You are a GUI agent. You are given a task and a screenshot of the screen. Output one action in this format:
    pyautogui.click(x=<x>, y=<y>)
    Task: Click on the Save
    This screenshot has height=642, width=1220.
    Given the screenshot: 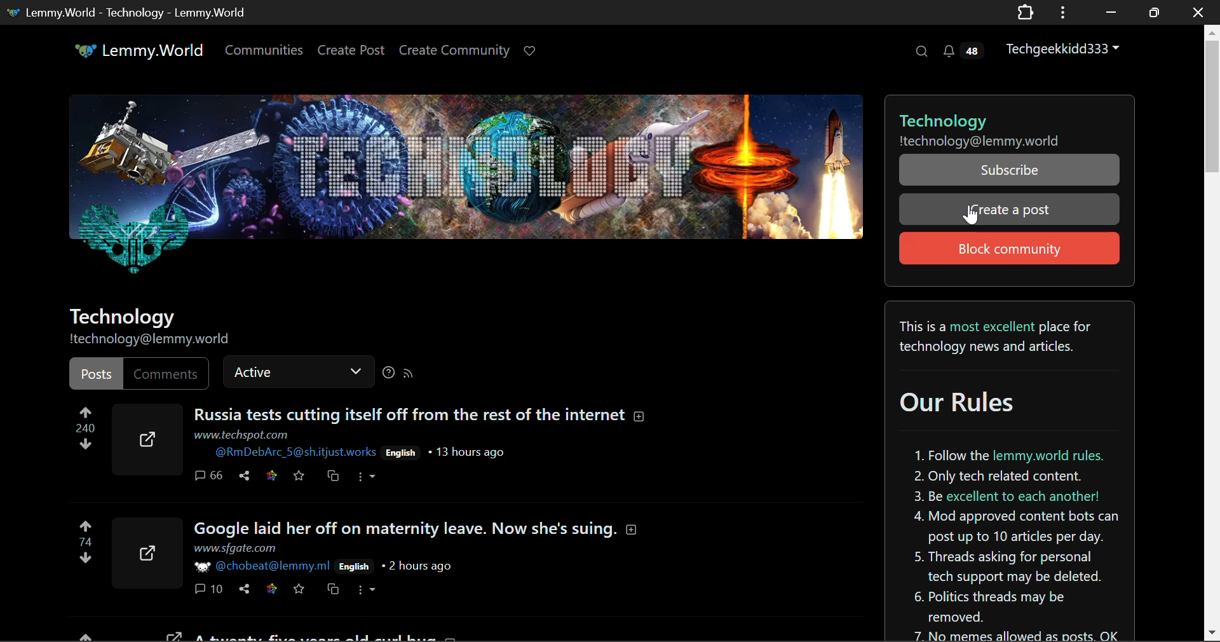 What is the action you would take?
    pyautogui.click(x=299, y=473)
    